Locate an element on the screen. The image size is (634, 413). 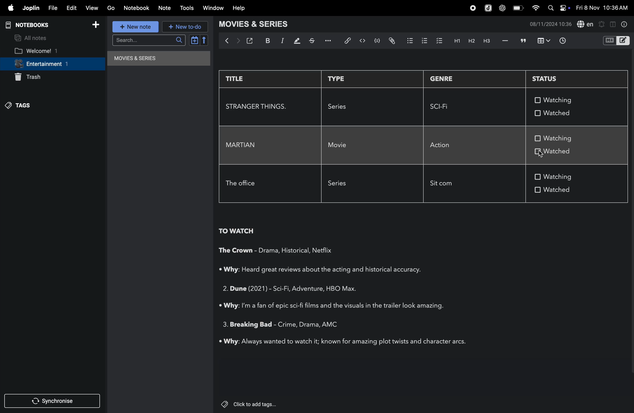
action is located at coordinates (445, 144).